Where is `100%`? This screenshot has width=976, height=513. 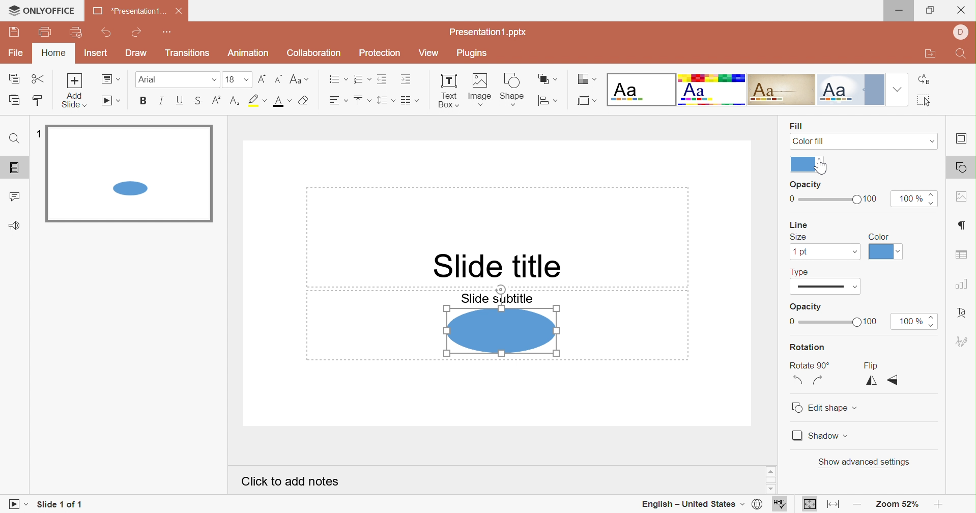 100% is located at coordinates (916, 322).